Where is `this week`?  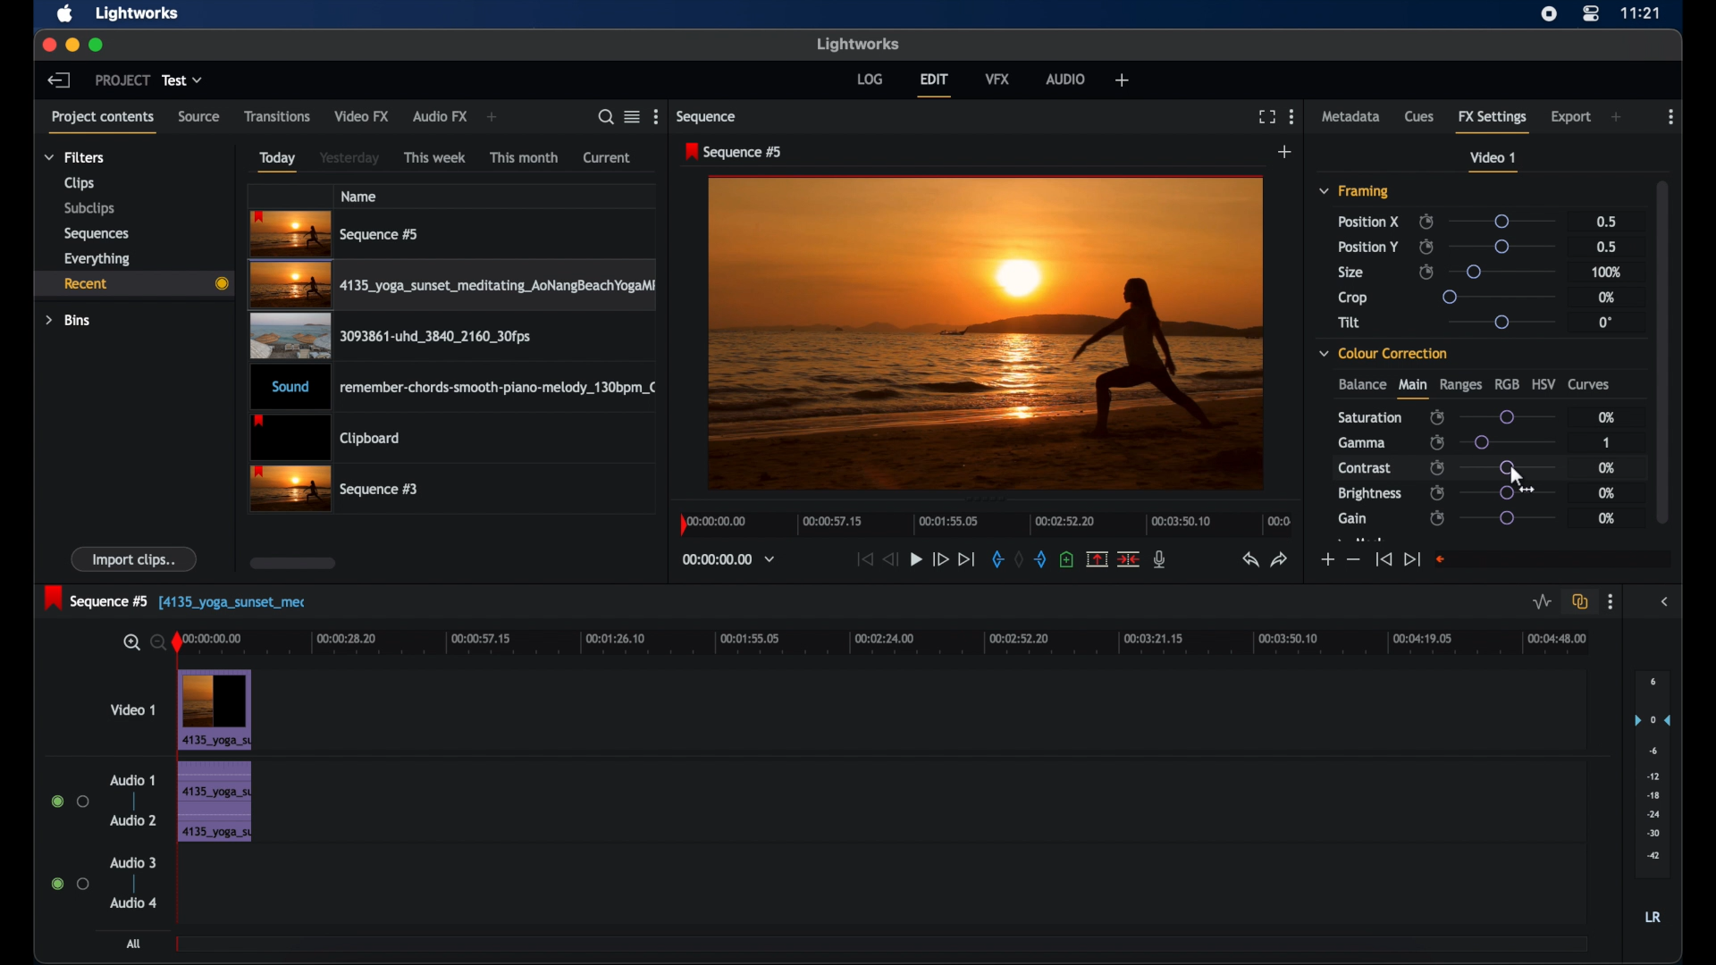 this week is located at coordinates (435, 158).